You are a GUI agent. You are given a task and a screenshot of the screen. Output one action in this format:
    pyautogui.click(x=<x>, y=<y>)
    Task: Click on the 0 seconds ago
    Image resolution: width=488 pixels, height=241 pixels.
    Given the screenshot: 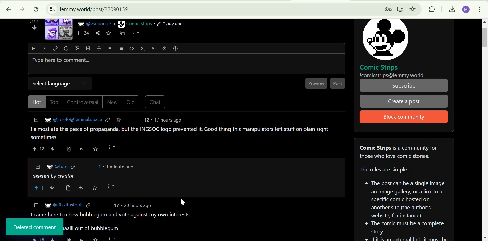 What is the action you would take?
    pyautogui.click(x=120, y=167)
    